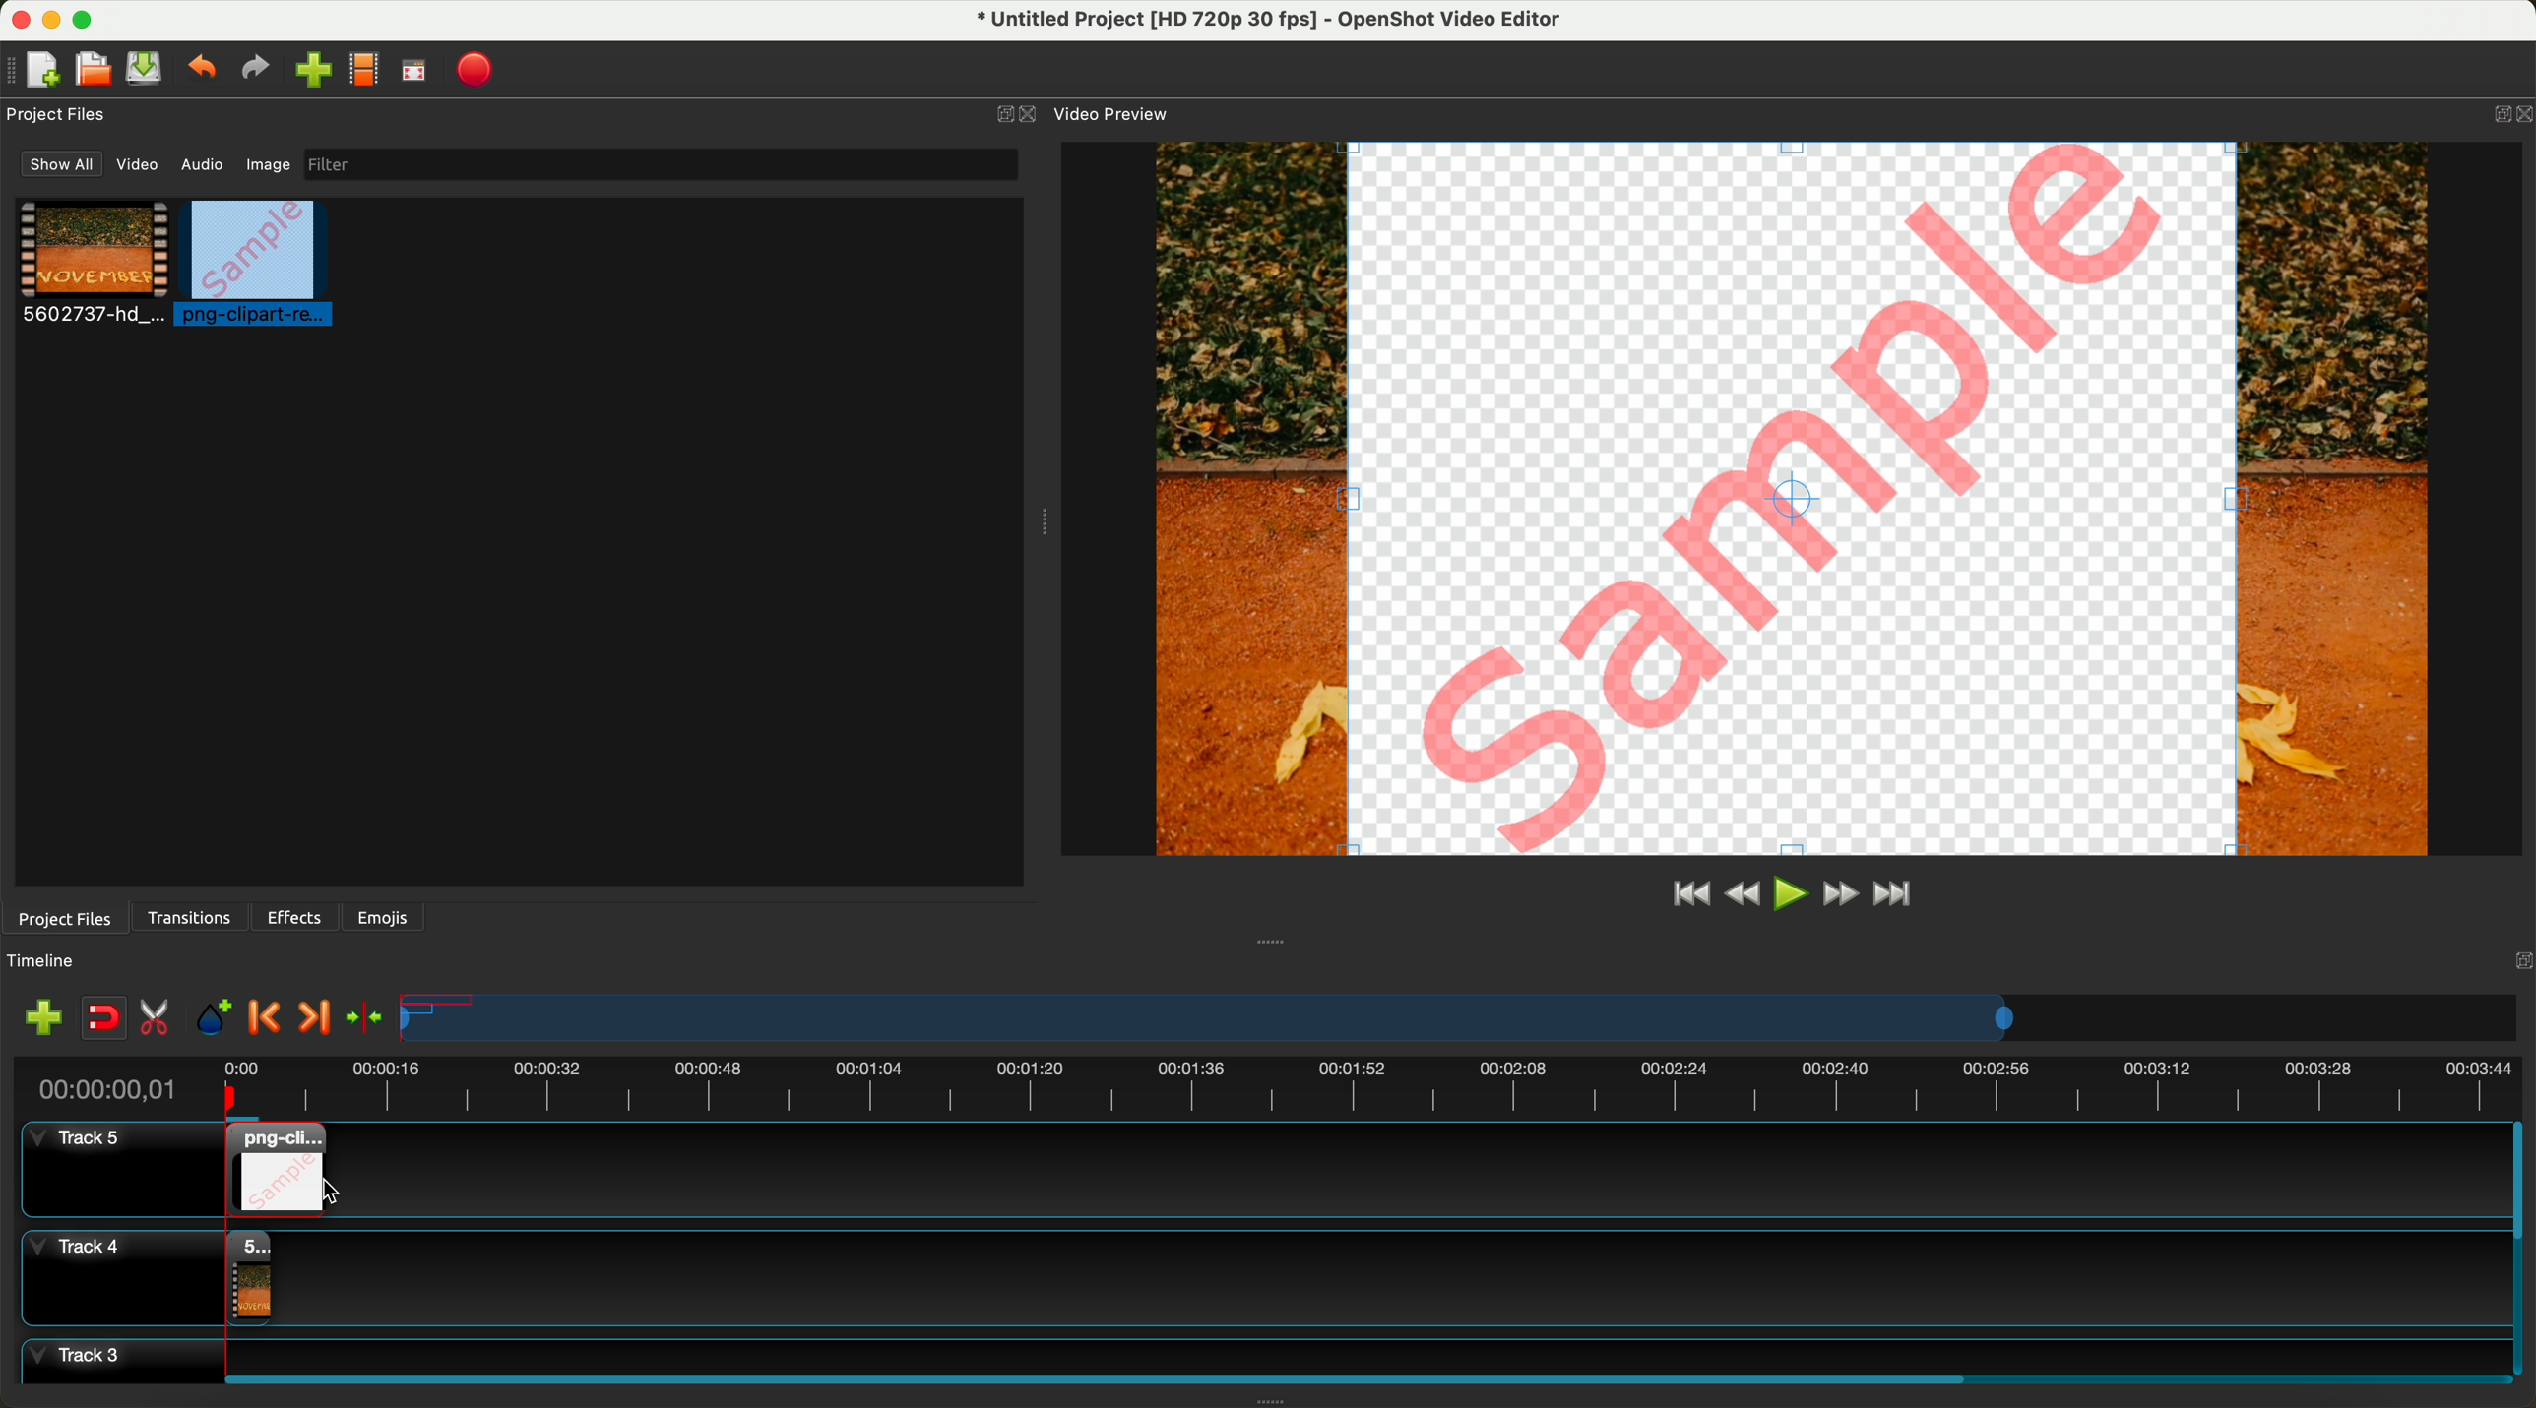 The image size is (2536, 1408). What do you see at coordinates (1741, 896) in the screenshot?
I see `rewind` at bounding box center [1741, 896].